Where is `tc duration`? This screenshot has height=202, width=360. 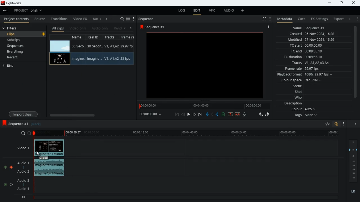 tc duration is located at coordinates (307, 57).